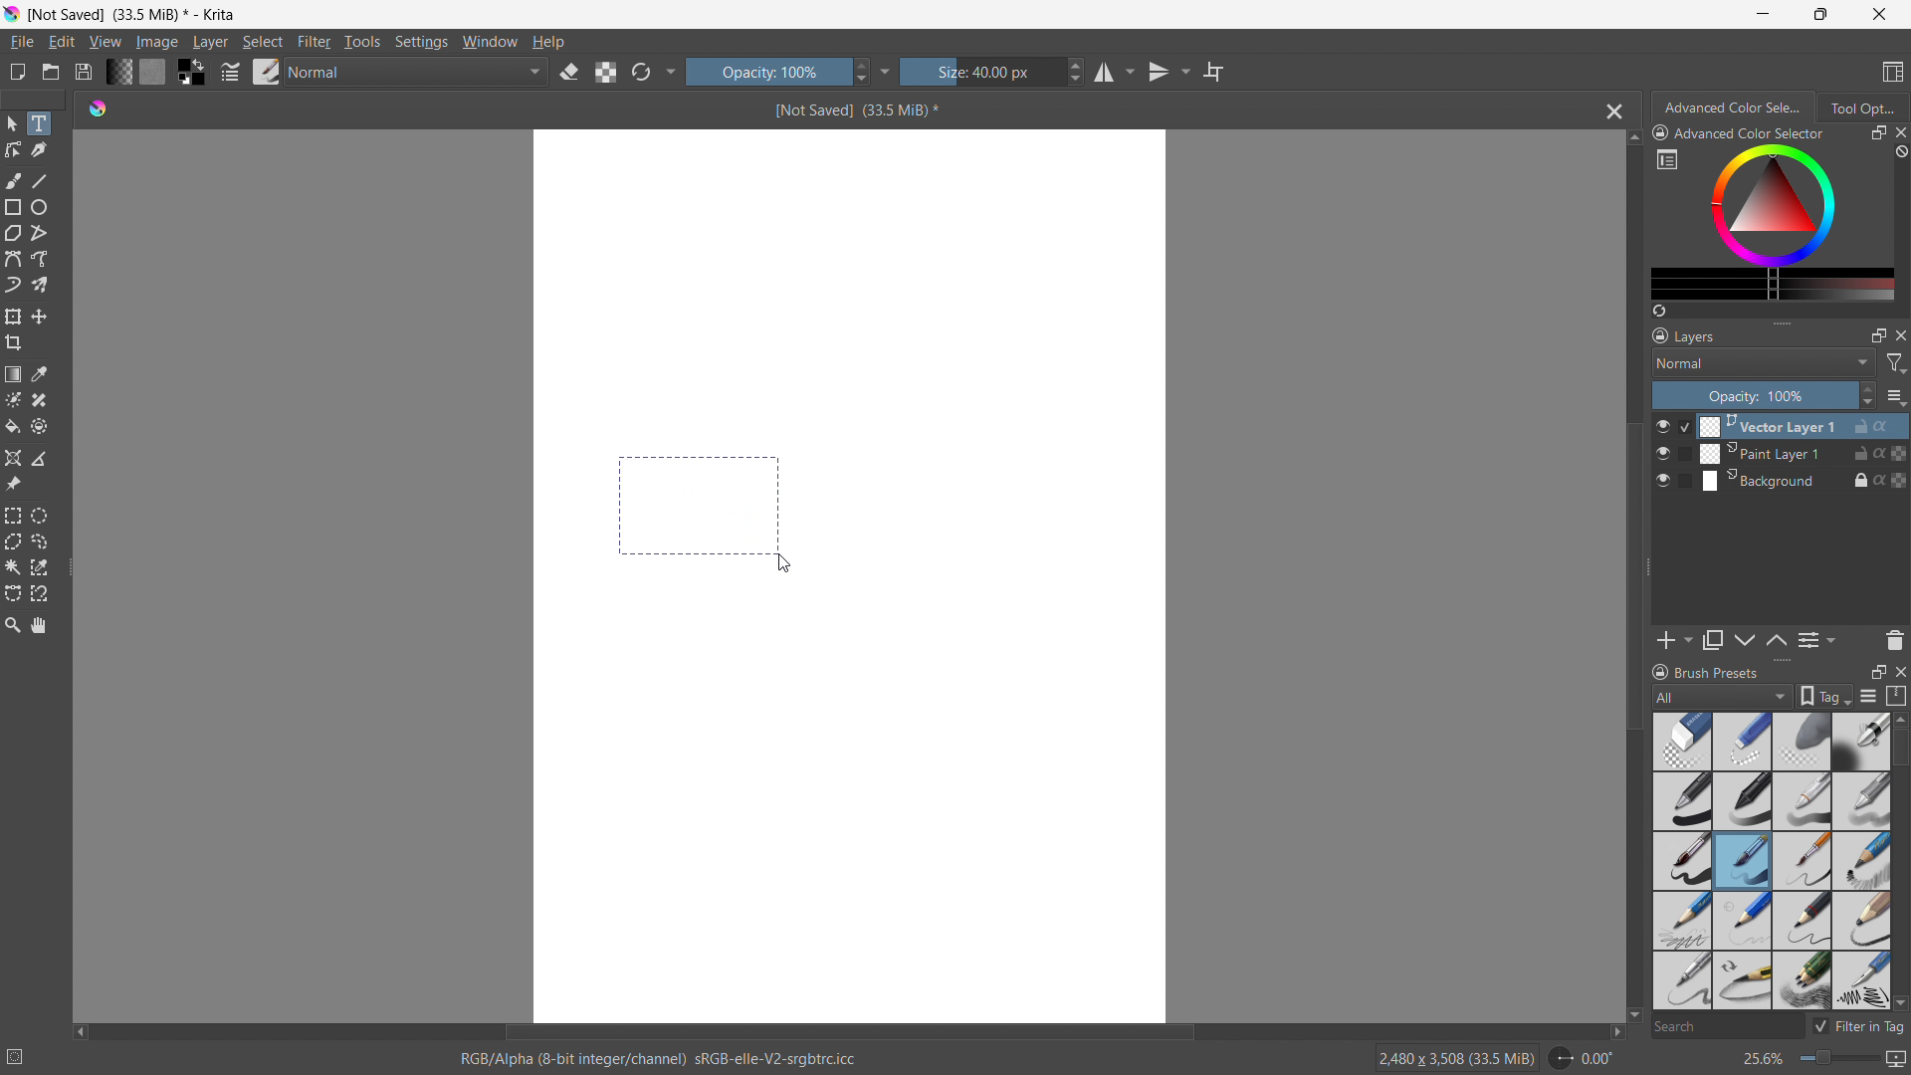  What do you see at coordinates (1764, 13) in the screenshot?
I see `minimize` at bounding box center [1764, 13].